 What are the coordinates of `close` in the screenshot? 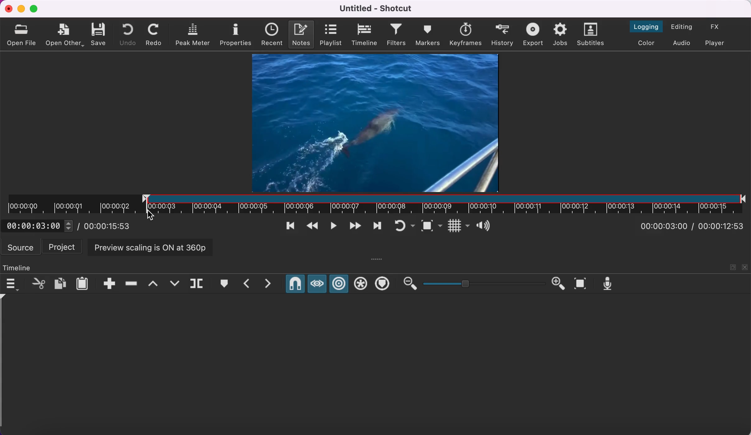 It's located at (745, 267).